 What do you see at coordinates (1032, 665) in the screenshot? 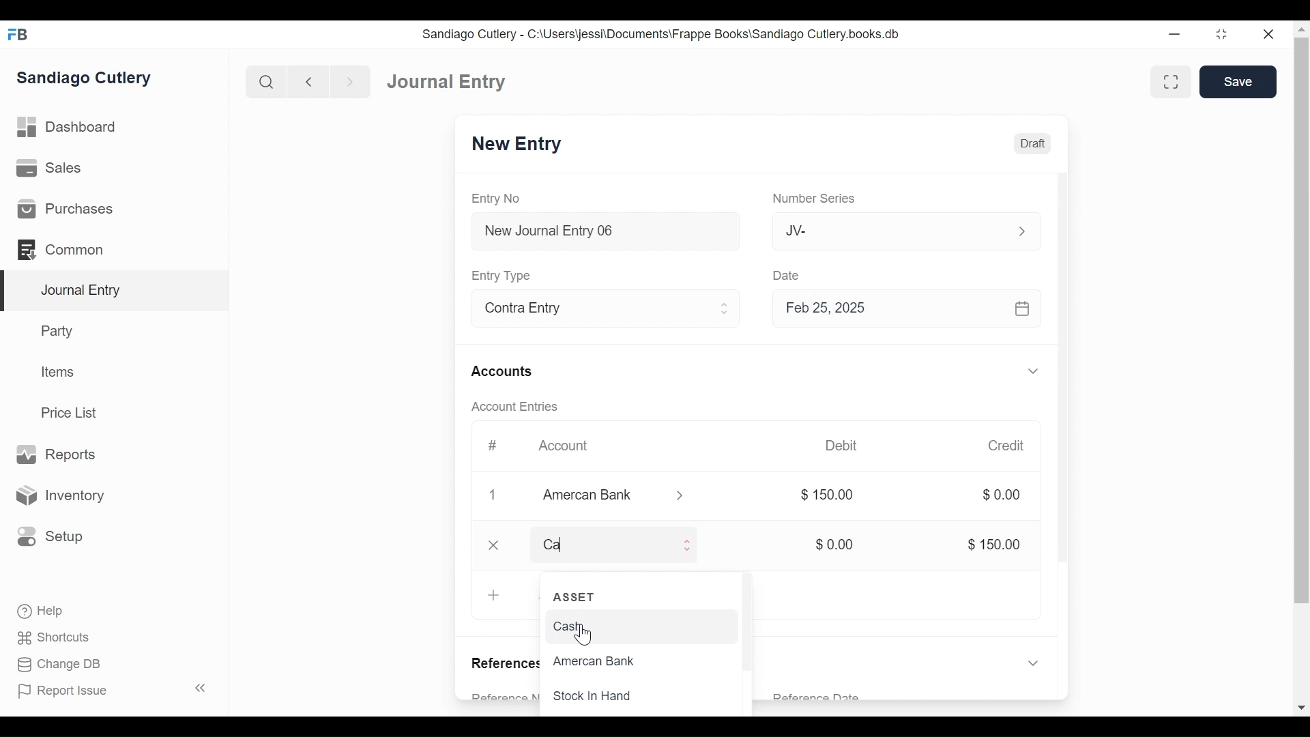
I see `Expand` at bounding box center [1032, 665].